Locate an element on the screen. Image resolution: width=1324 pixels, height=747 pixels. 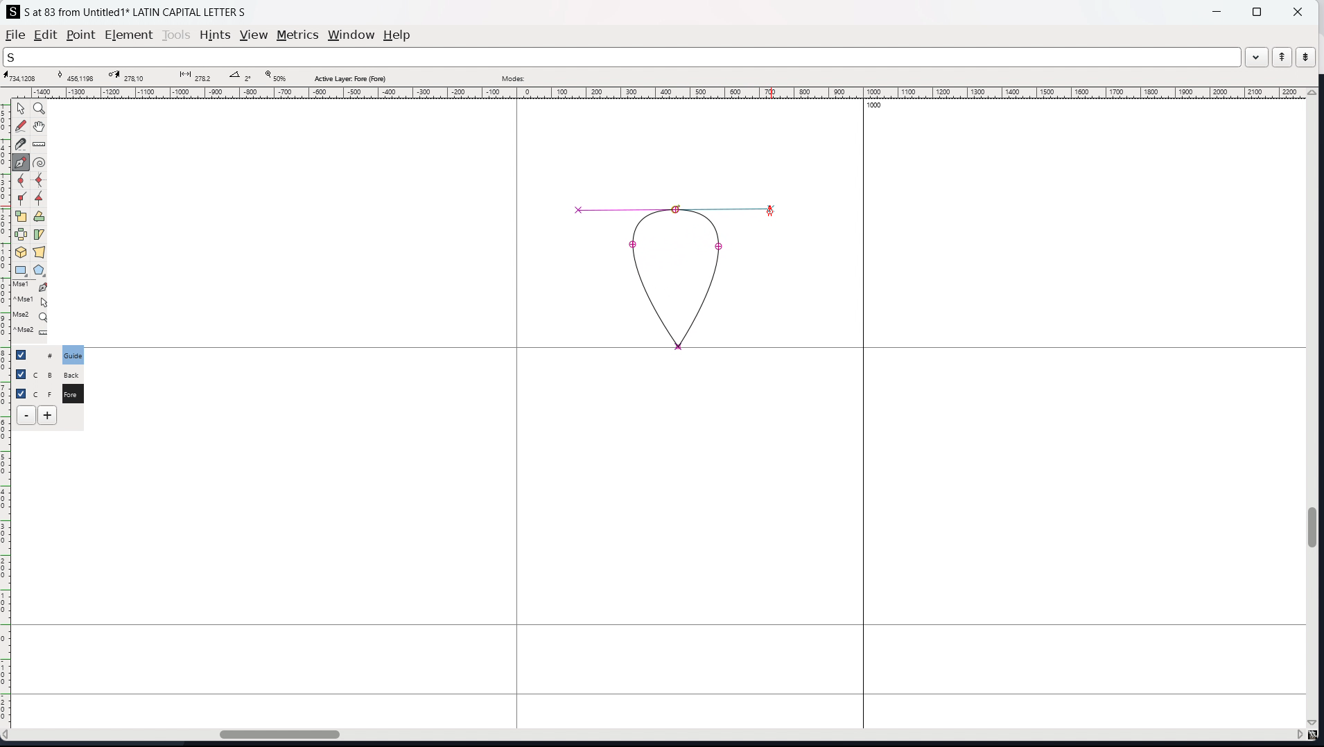
shape is located at coordinates (679, 269).